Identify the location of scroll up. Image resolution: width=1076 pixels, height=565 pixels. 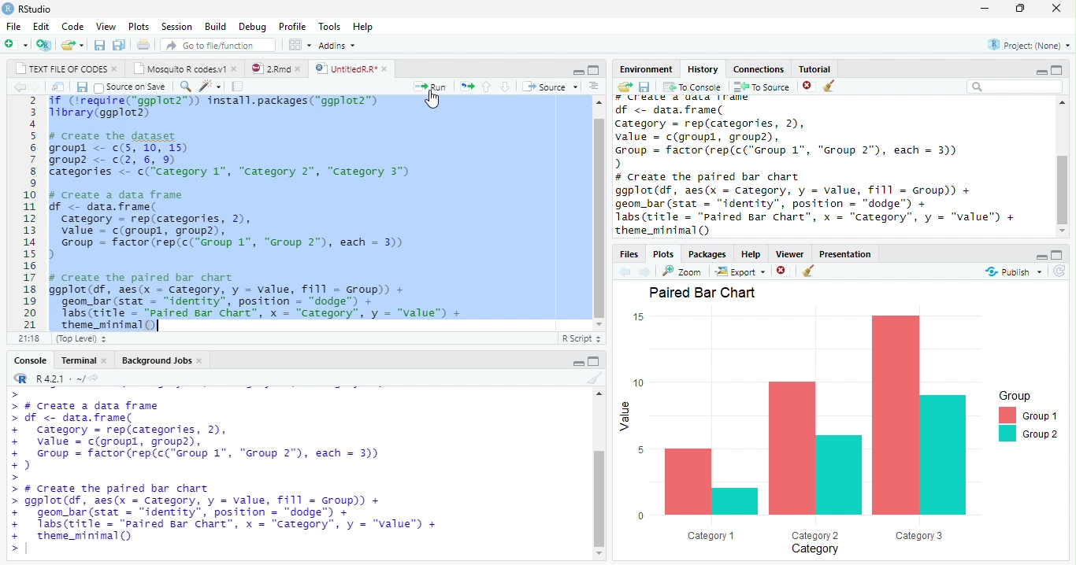
(599, 102).